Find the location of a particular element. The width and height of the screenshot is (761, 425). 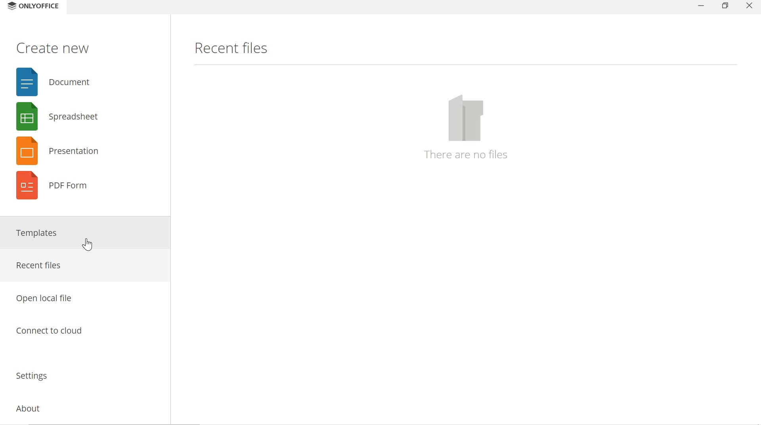

files icon is located at coordinates (467, 118).